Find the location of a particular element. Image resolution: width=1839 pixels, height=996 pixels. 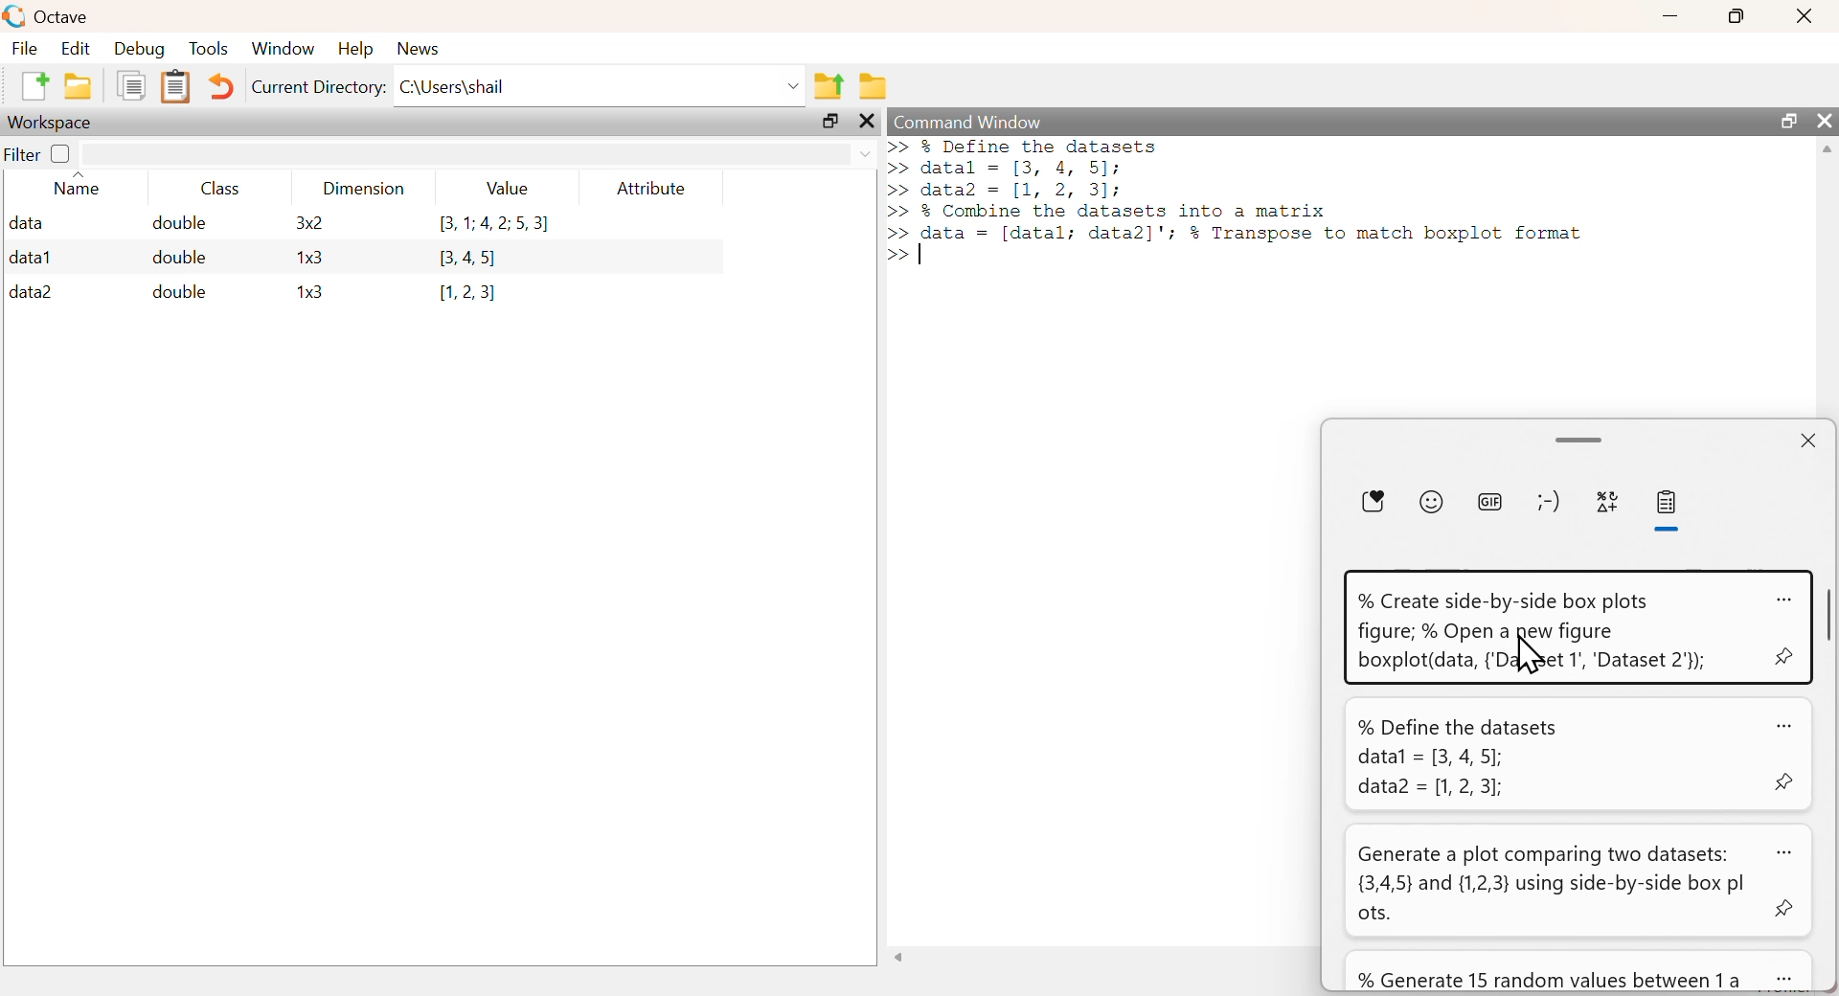

Duplicate is located at coordinates (130, 85).